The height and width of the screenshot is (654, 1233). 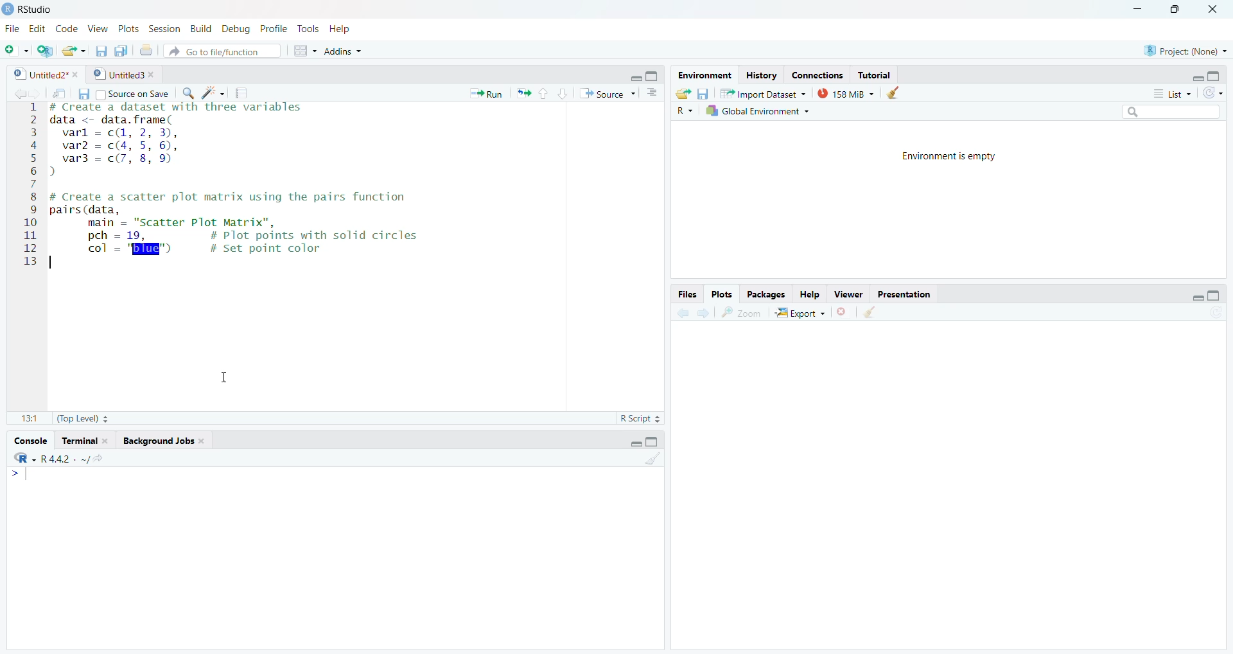 What do you see at coordinates (843, 315) in the screenshot?
I see `Remove current viewer item` at bounding box center [843, 315].